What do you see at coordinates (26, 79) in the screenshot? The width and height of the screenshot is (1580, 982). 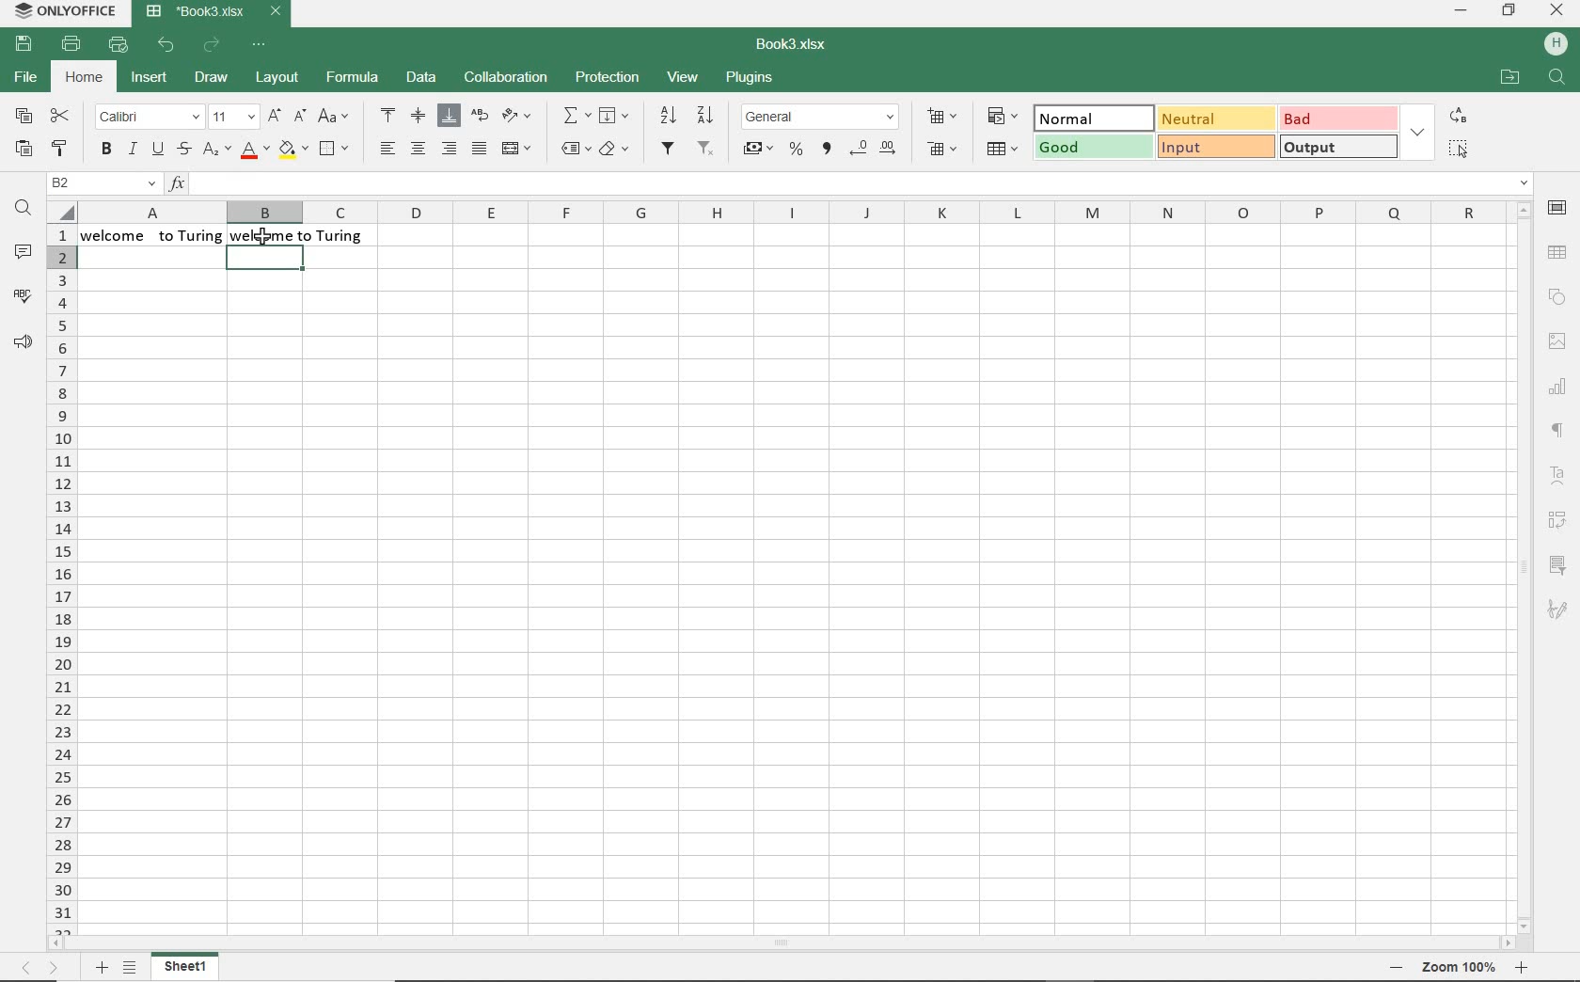 I see `file` at bounding box center [26, 79].